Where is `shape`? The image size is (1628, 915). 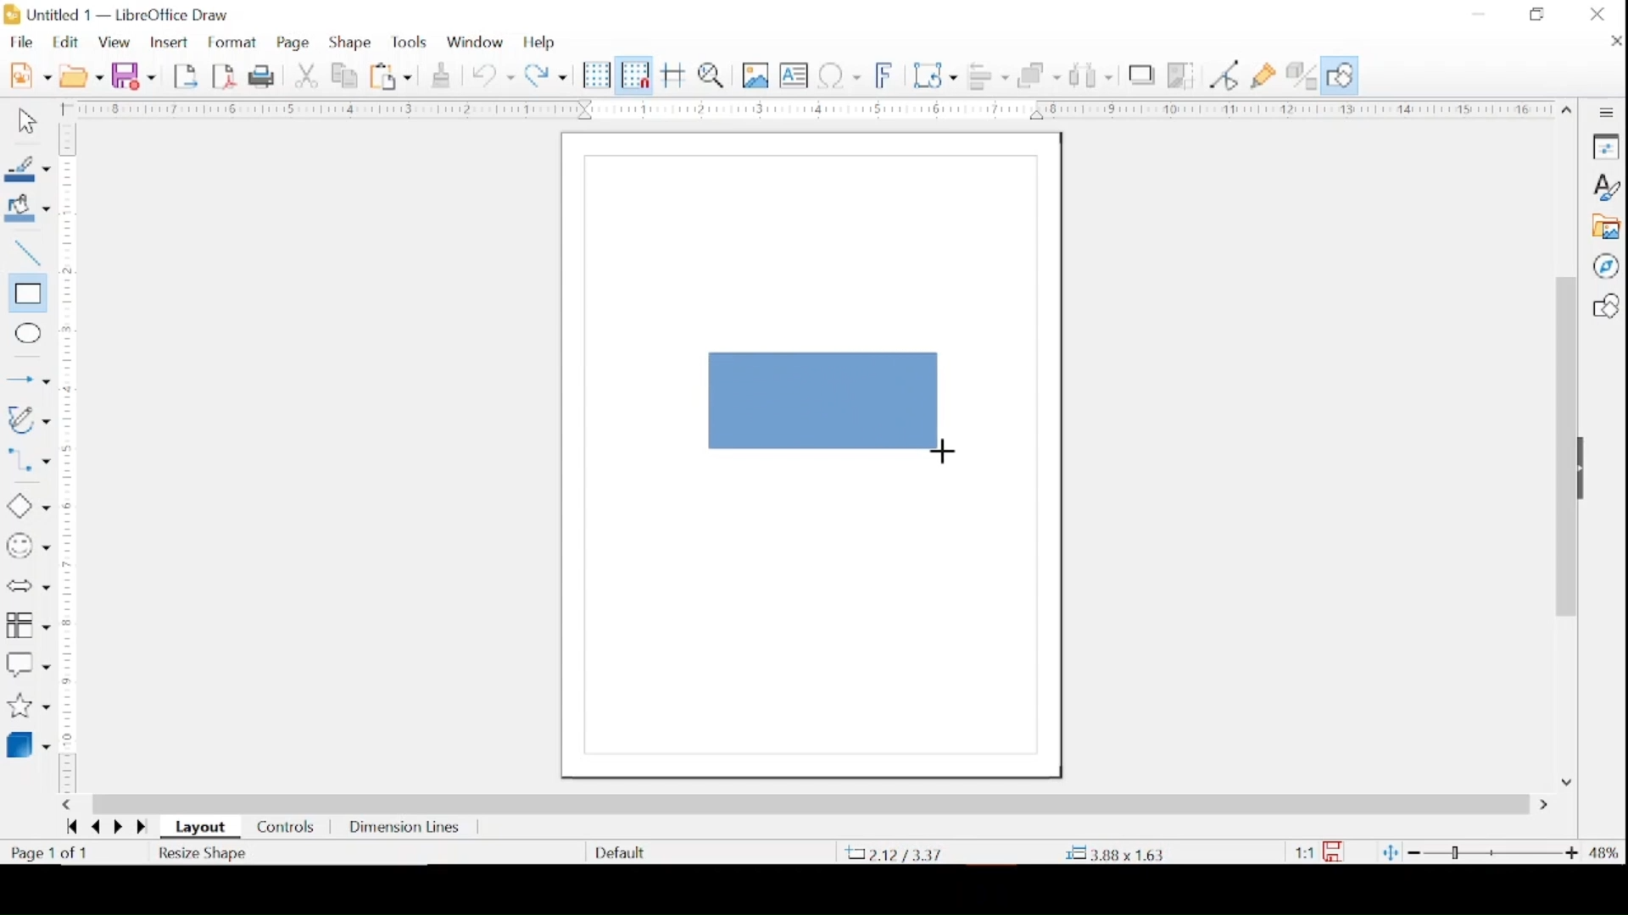
shape is located at coordinates (351, 42).